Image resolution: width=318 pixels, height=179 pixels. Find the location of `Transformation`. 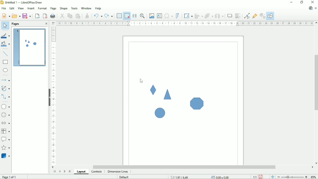

Transformation is located at coordinates (188, 16).